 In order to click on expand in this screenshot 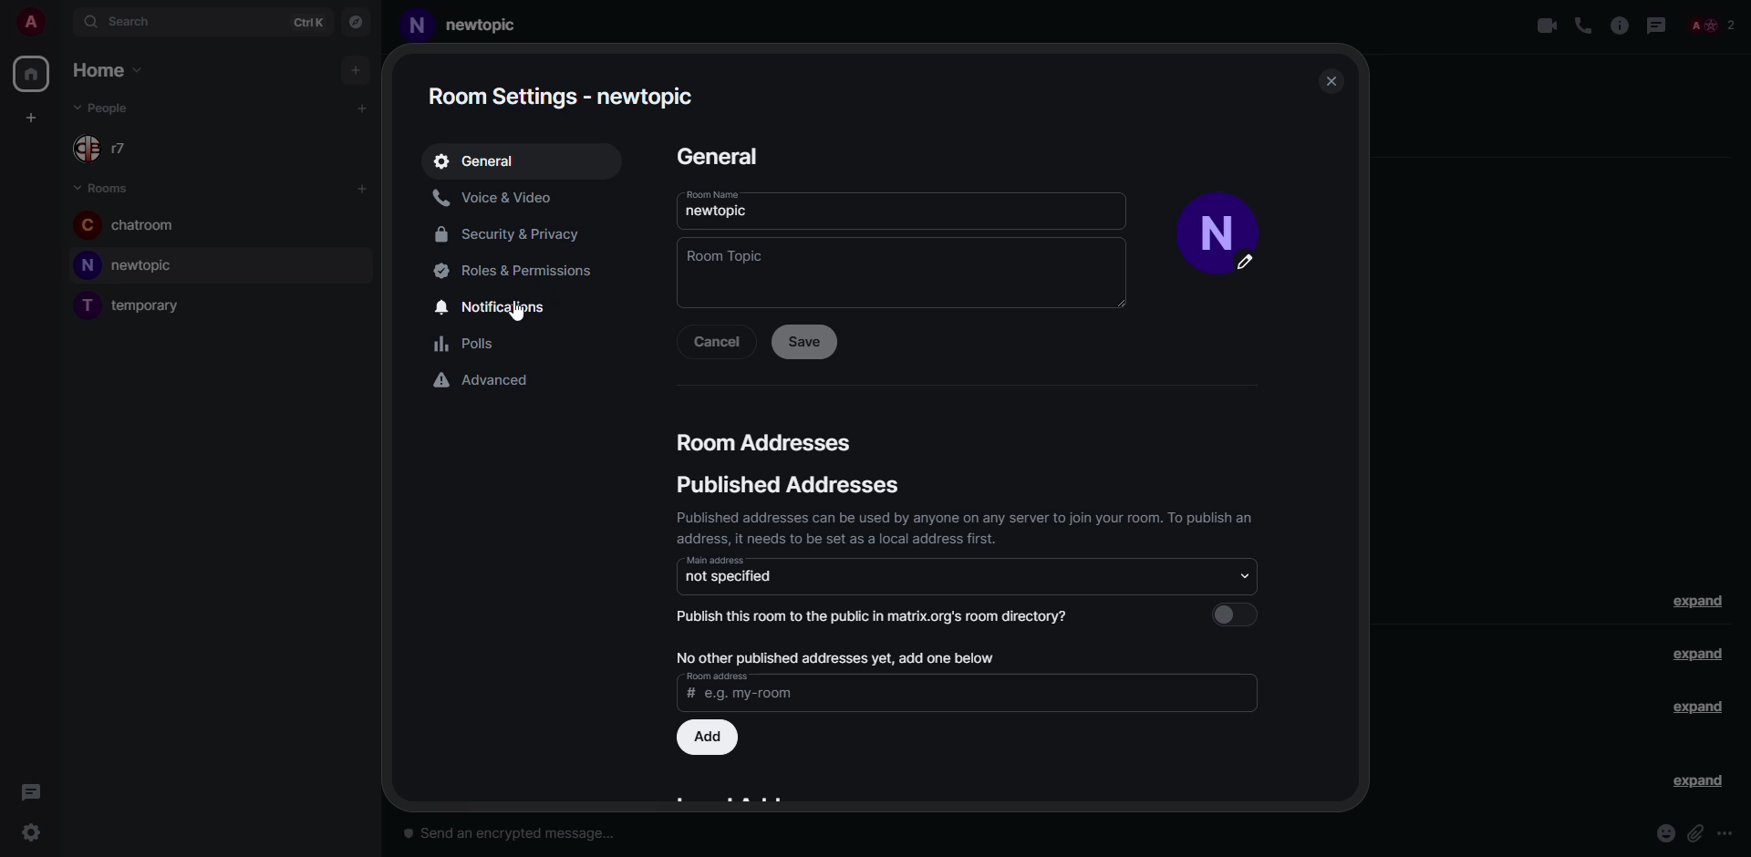, I will do `click(1694, 656)`.